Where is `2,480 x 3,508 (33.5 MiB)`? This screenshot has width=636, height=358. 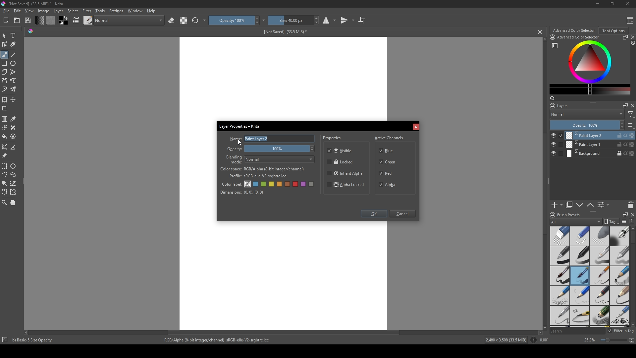
2,480 x 3,508 (33.5 MiB) is located at coordinates (505, 341).